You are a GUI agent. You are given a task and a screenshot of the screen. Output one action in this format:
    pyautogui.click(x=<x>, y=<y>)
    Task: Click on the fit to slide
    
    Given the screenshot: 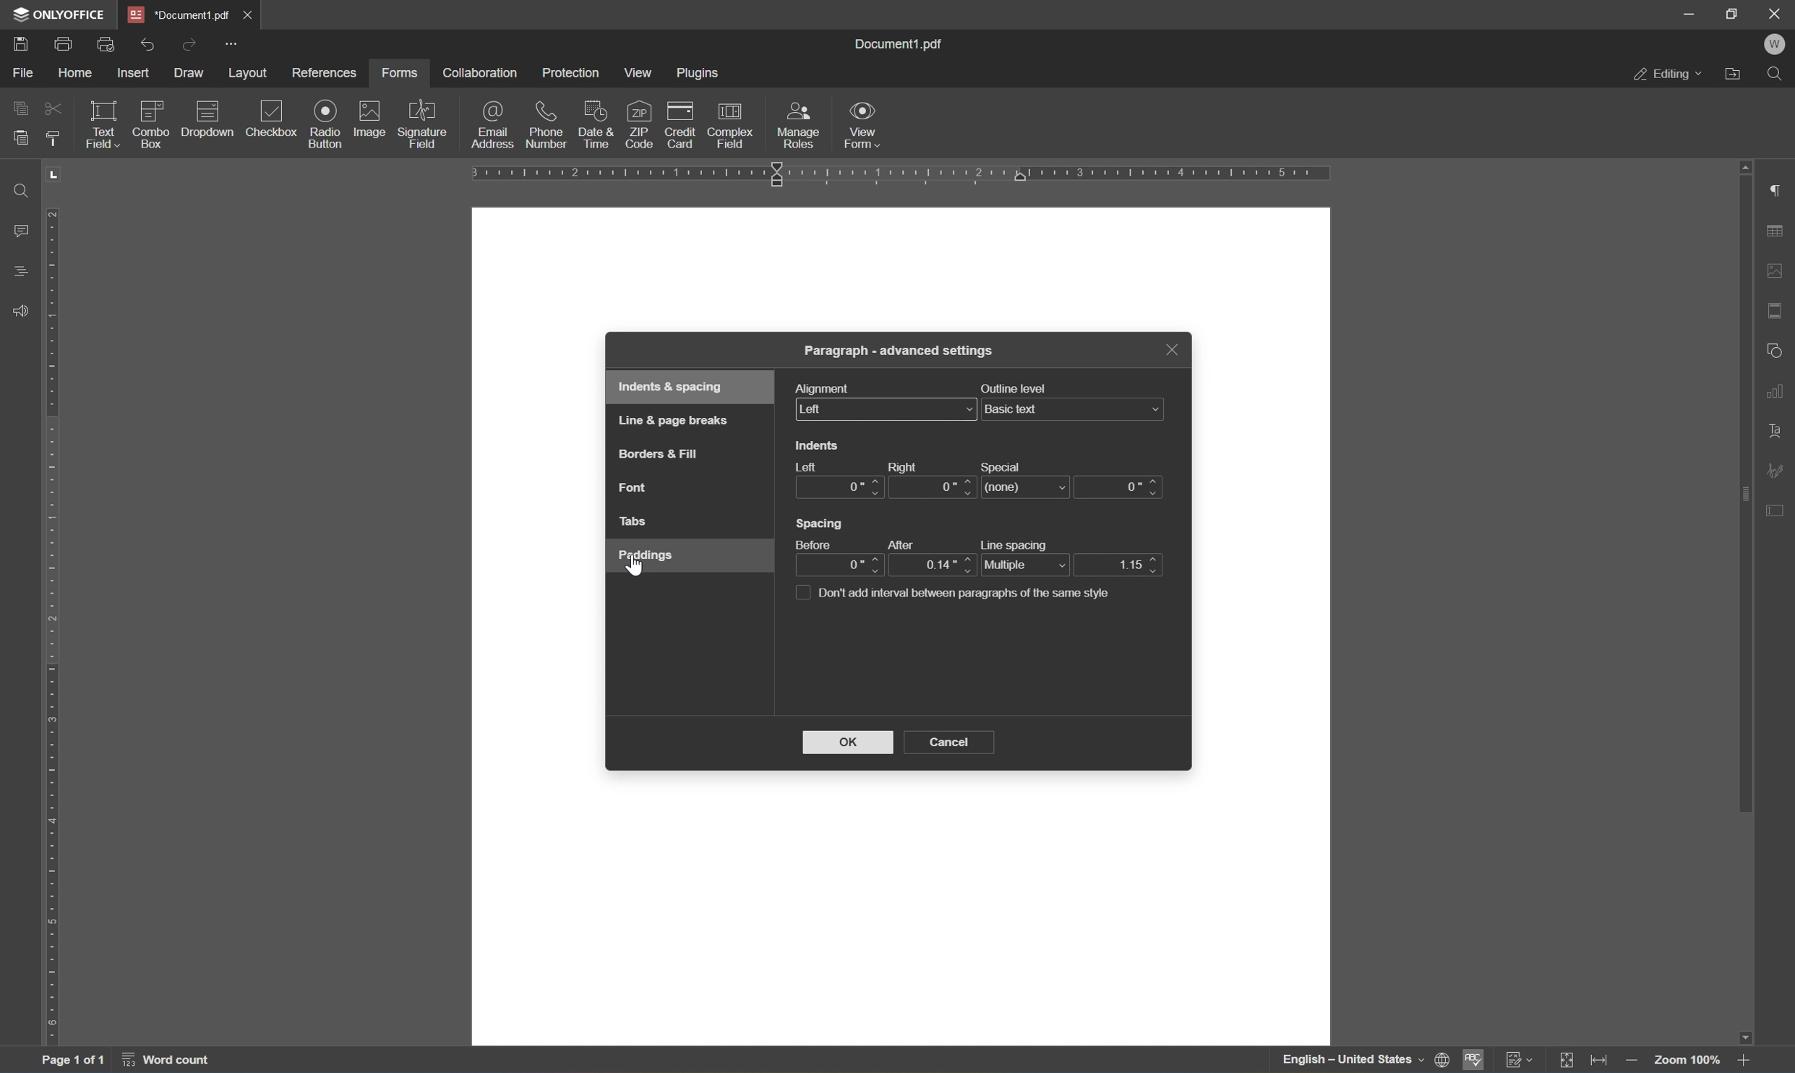 What is the action you would take?
    pyautogui.click(x=1567, y=1060)
    